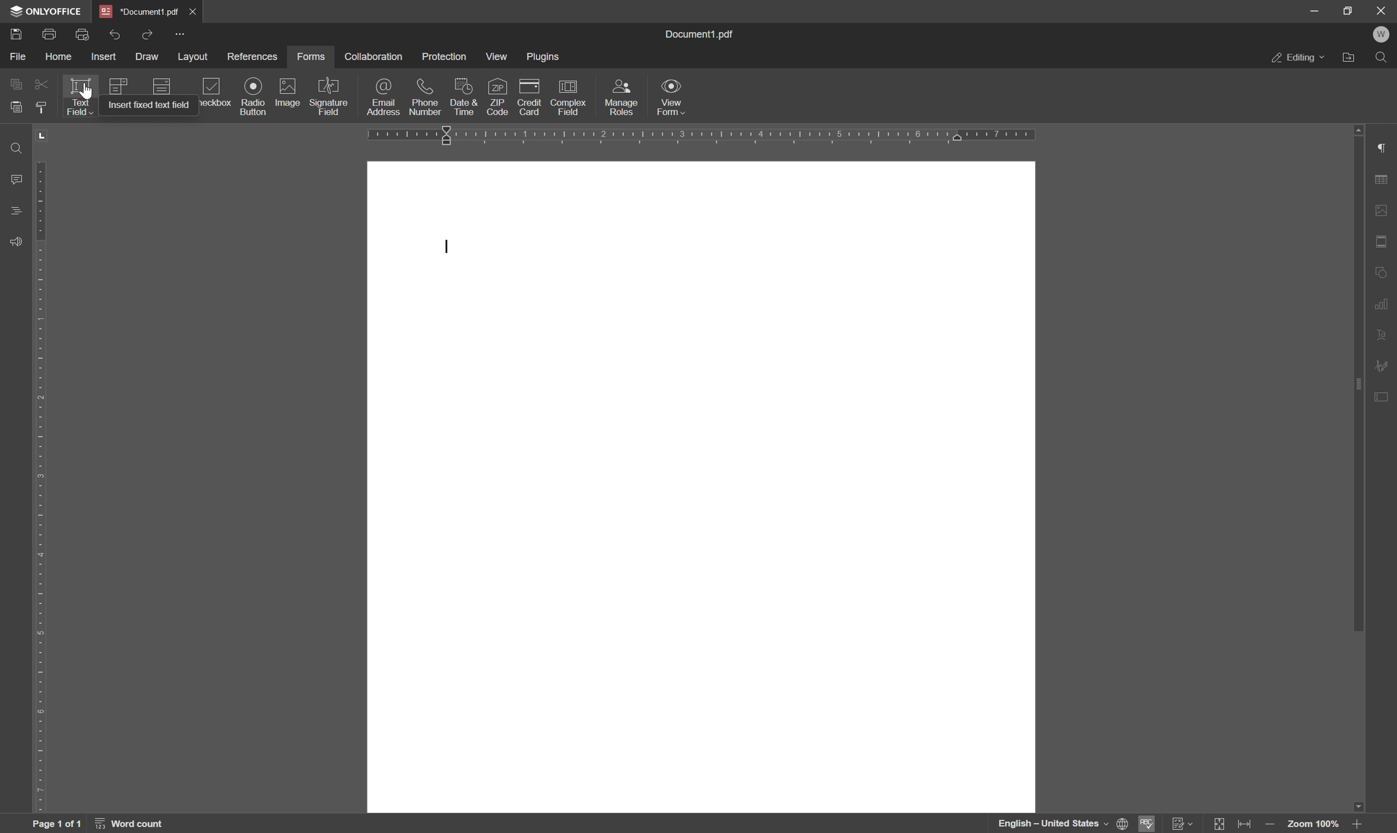 The width and height of the screenshot is (1397, 833). I want to click on zoom out, so click(1360, 825).